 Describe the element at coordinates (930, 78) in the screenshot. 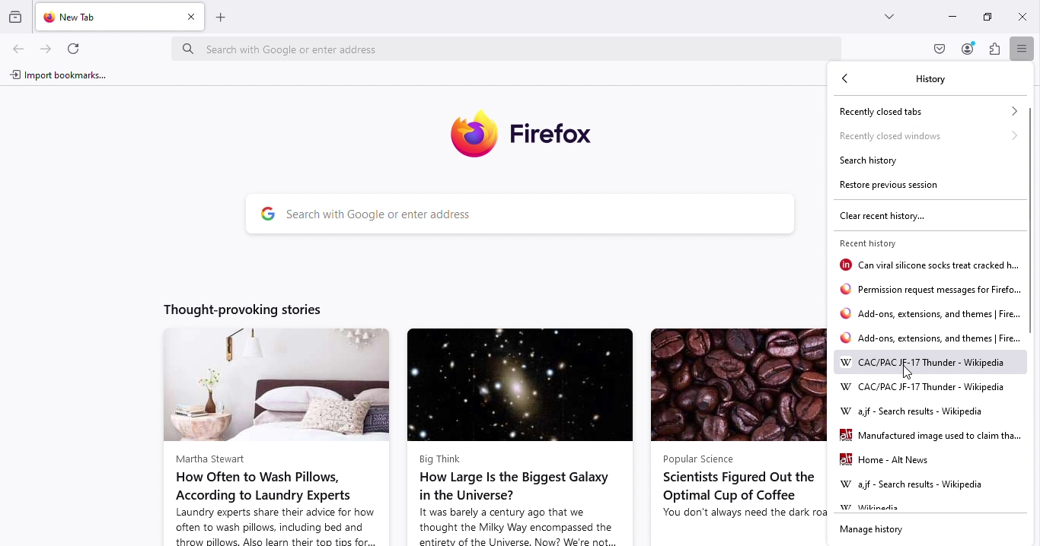

I see `History` at that location.